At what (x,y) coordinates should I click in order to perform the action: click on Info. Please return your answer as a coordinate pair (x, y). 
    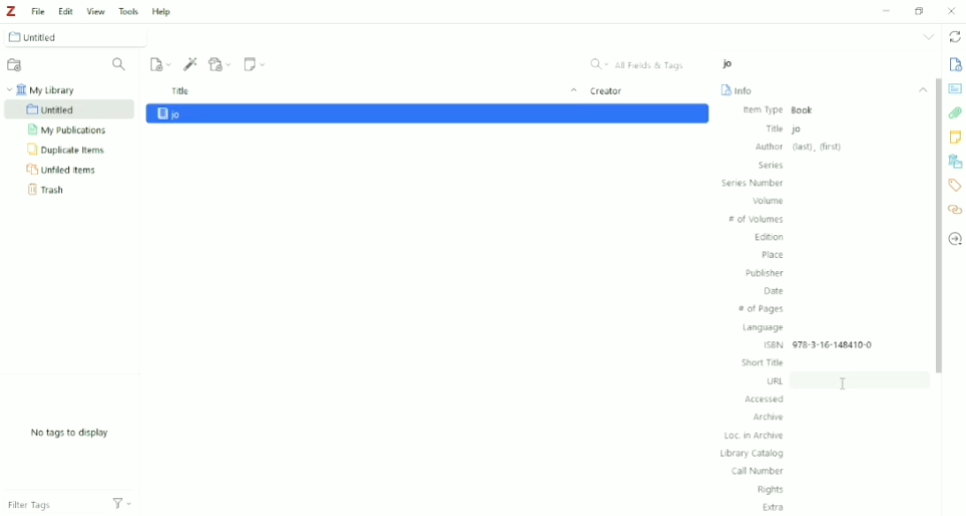
    Looking at the image, I should click on (737, 90).